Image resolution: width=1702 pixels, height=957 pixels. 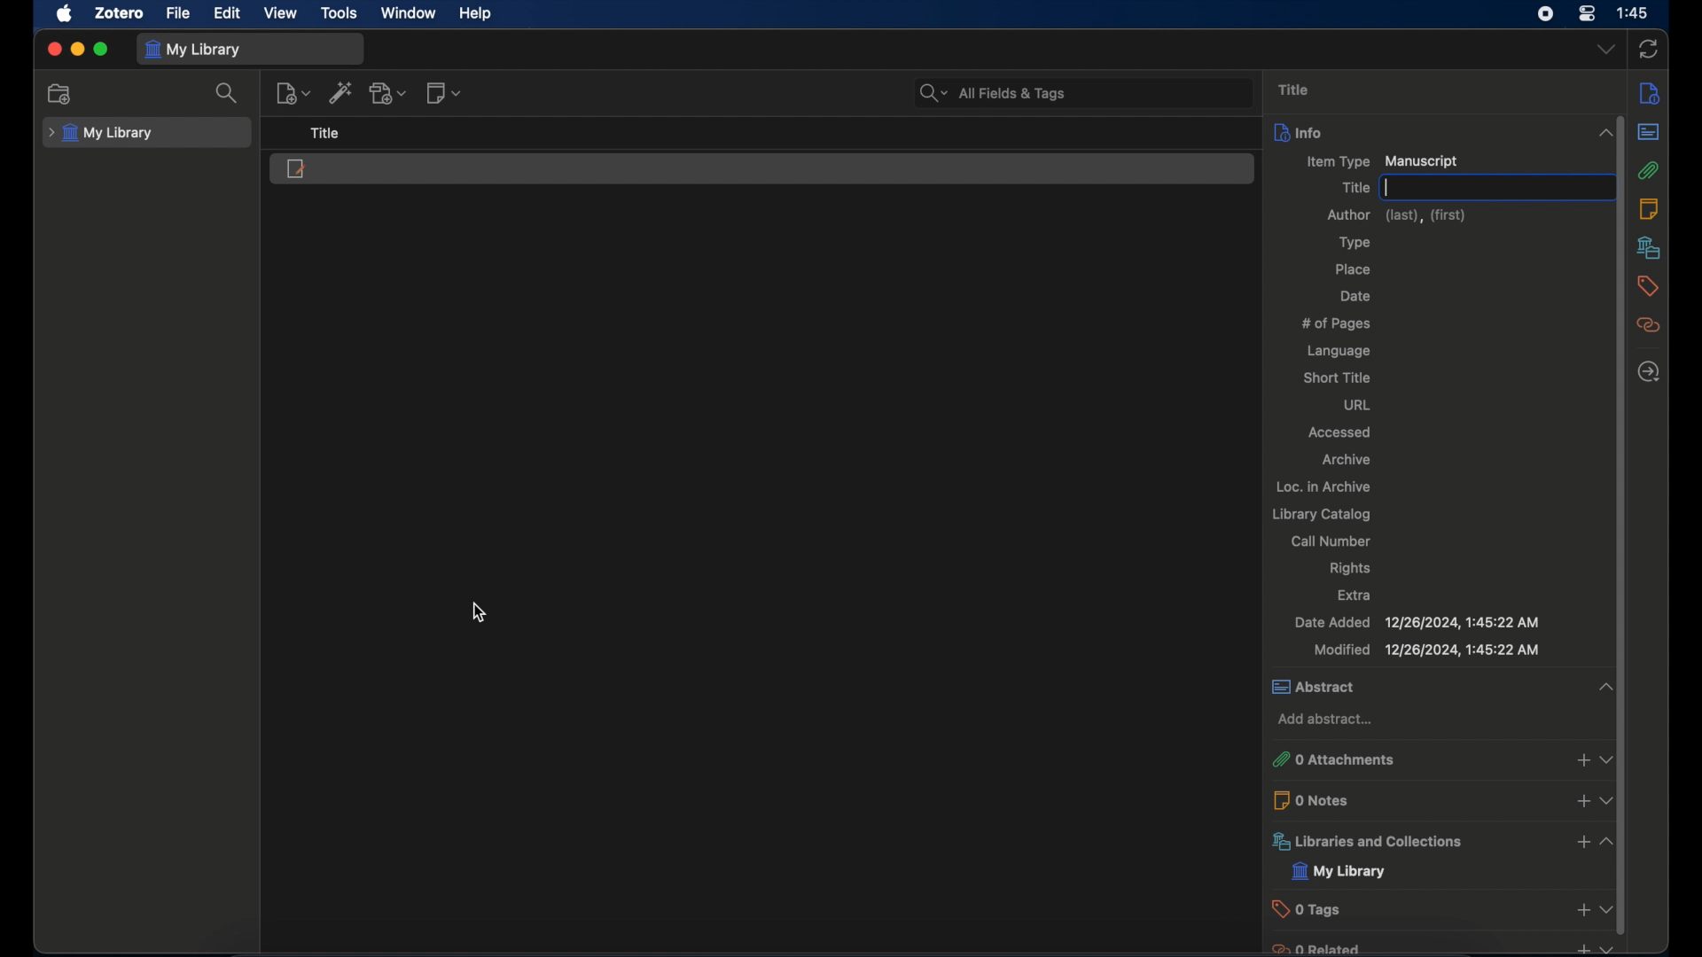 What do you see at coordinates (445, 92) in the screenshot?
I see `new note` at bounding box center [445, 92].